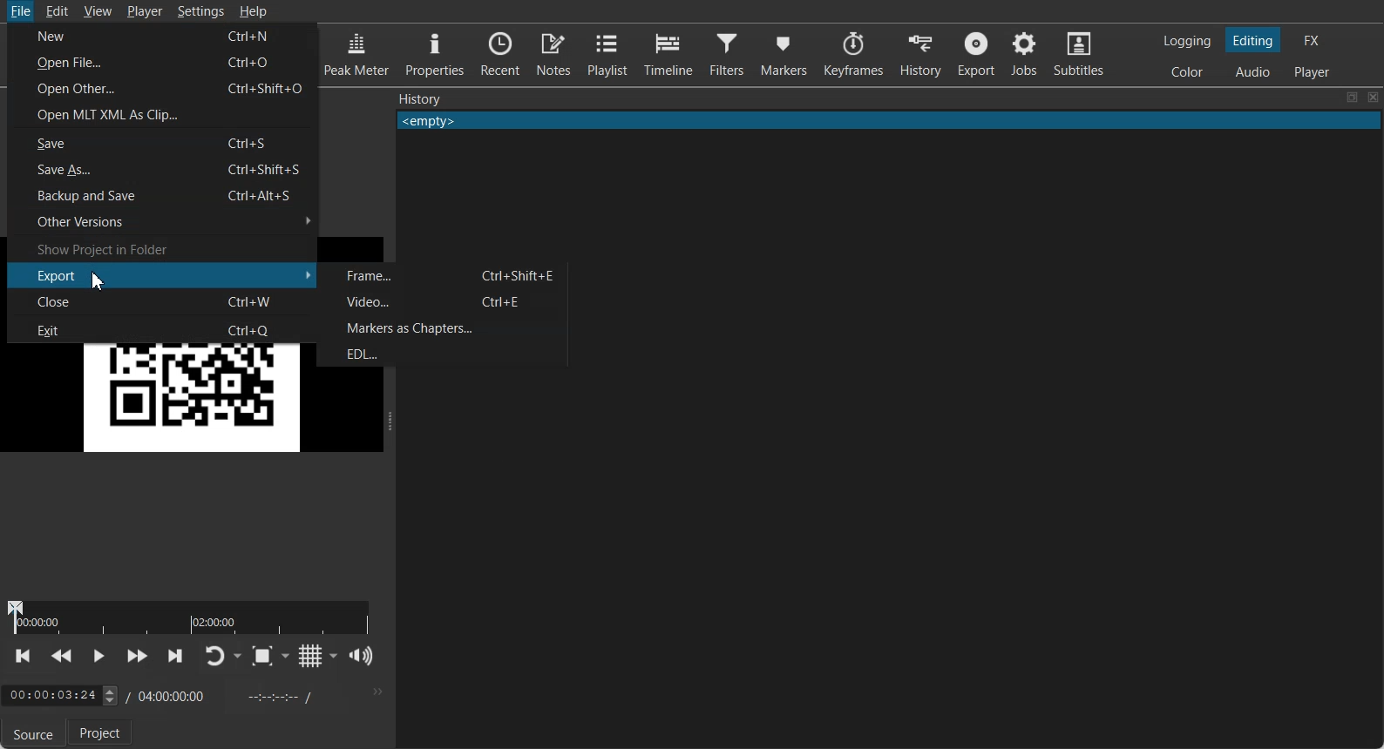 The image size is (1384, 749). Describe the element at coordinates (96, 170) in the screenshot. I see `Save As` at that location.